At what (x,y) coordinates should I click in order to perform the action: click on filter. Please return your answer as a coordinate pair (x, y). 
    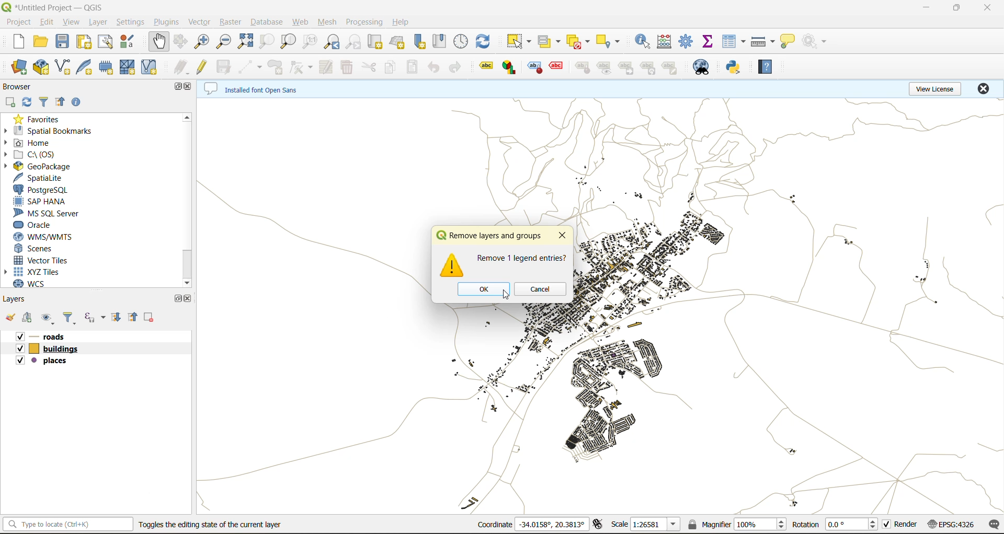
    Looking at the image, I should click on (43, 102).